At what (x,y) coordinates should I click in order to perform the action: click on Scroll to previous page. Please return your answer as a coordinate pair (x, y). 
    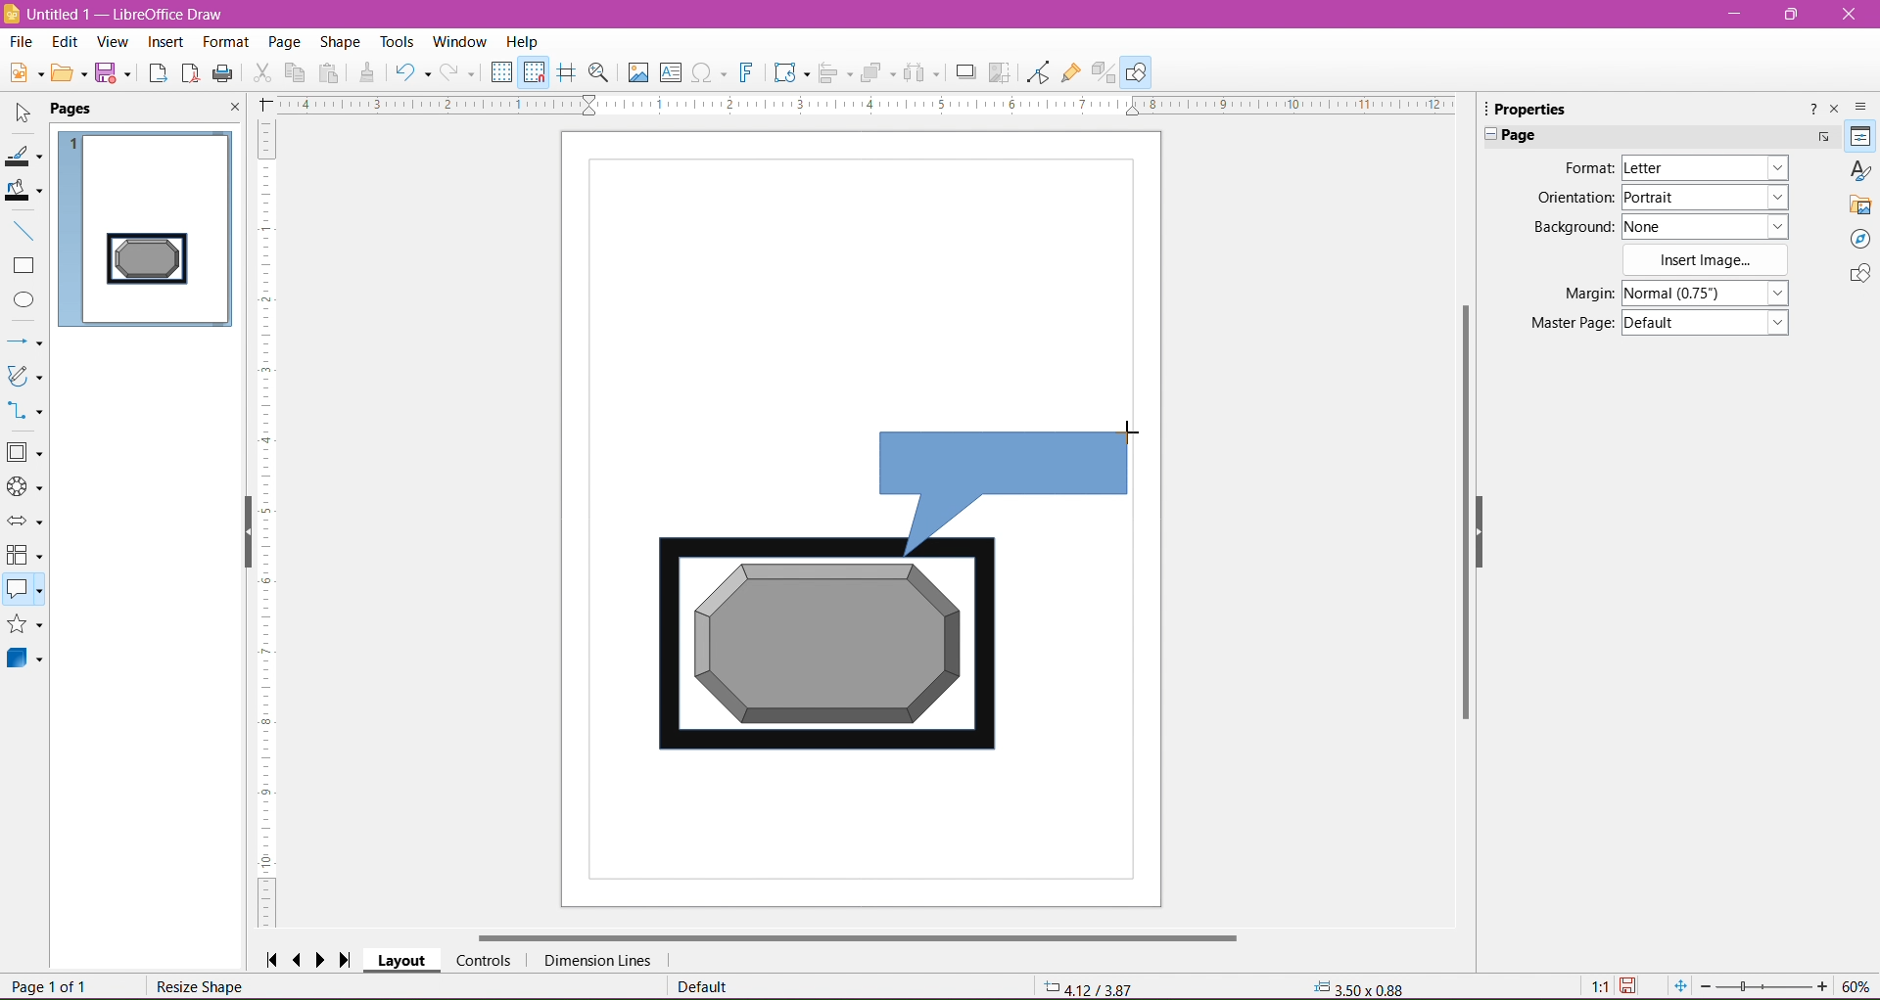
    Looking at the image, I should click on (300, 959).